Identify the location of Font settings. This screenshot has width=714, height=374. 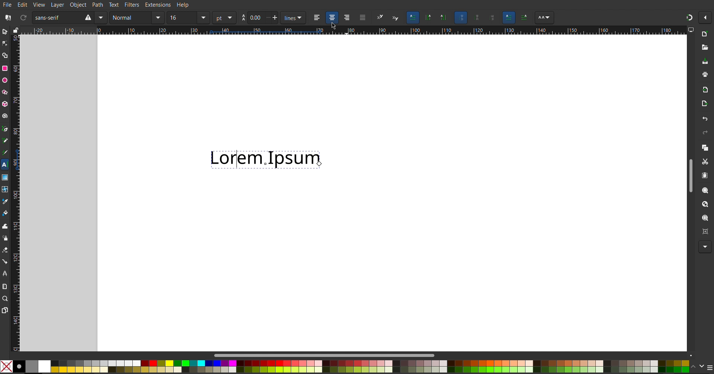
(544, 18).